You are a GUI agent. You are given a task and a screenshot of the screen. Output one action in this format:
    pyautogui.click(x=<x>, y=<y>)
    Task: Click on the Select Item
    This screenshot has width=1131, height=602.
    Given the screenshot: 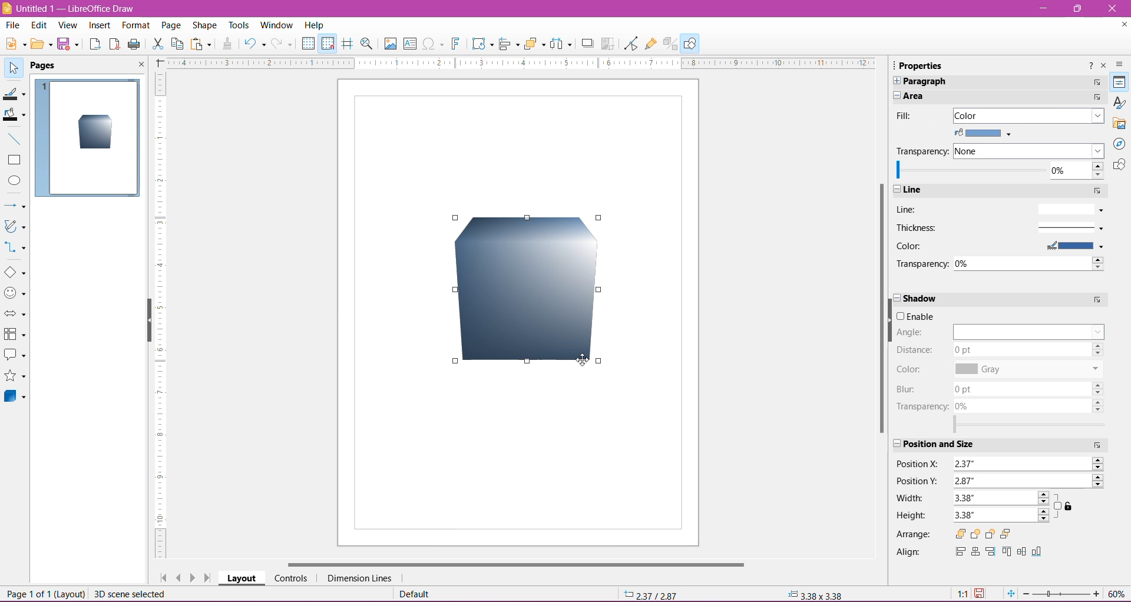 What is the action you would take?
    pyautogui.click(x=14, y=67)
    